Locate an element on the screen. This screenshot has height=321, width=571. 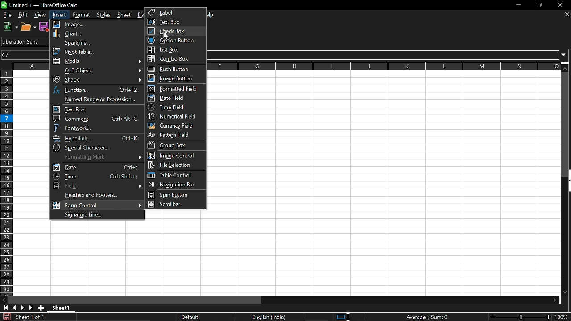
Current zoom is located at coordinates (563, 317).